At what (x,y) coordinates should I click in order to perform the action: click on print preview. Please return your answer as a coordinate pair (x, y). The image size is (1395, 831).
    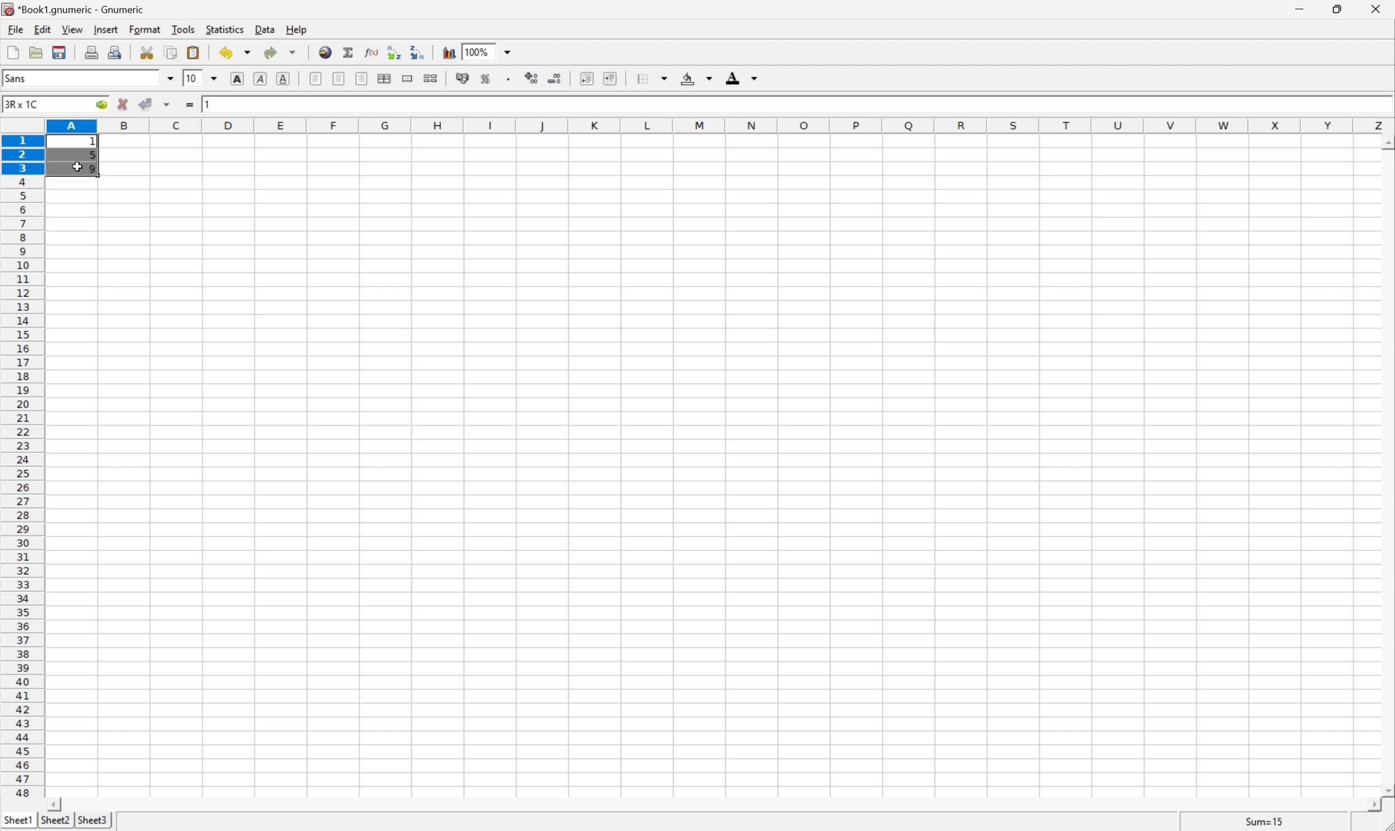
    Looking at the image, I should click on (114, 51).